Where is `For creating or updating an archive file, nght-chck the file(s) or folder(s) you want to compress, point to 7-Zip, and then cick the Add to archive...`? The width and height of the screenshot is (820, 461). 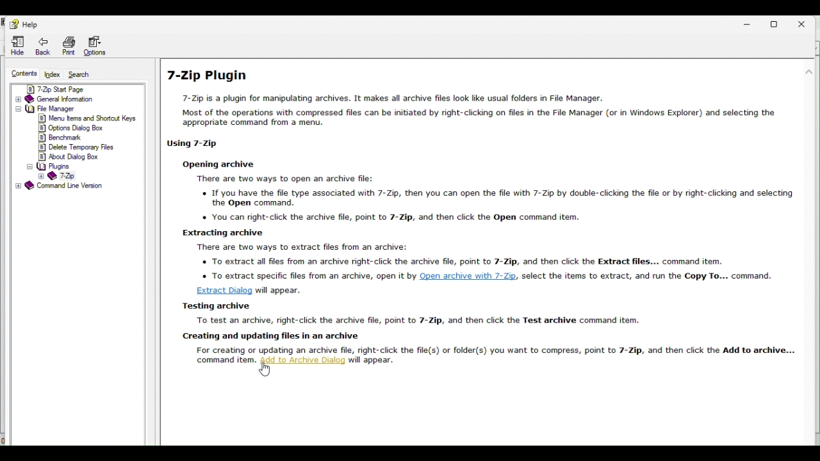
For creating or updating an archive file, nght-chck the file(s) or folder(s) you want to compress, point to 7-Zip, and then cick the Add to archive... is located at coordinates (496, 350).